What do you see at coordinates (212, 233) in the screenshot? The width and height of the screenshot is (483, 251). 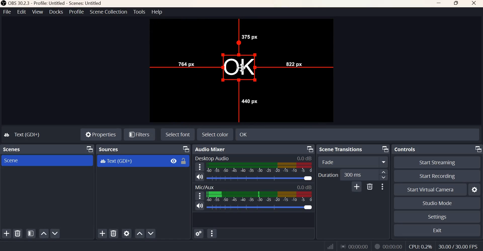 I see `Audio Mixer Menu` at bounding box center [212, 233].